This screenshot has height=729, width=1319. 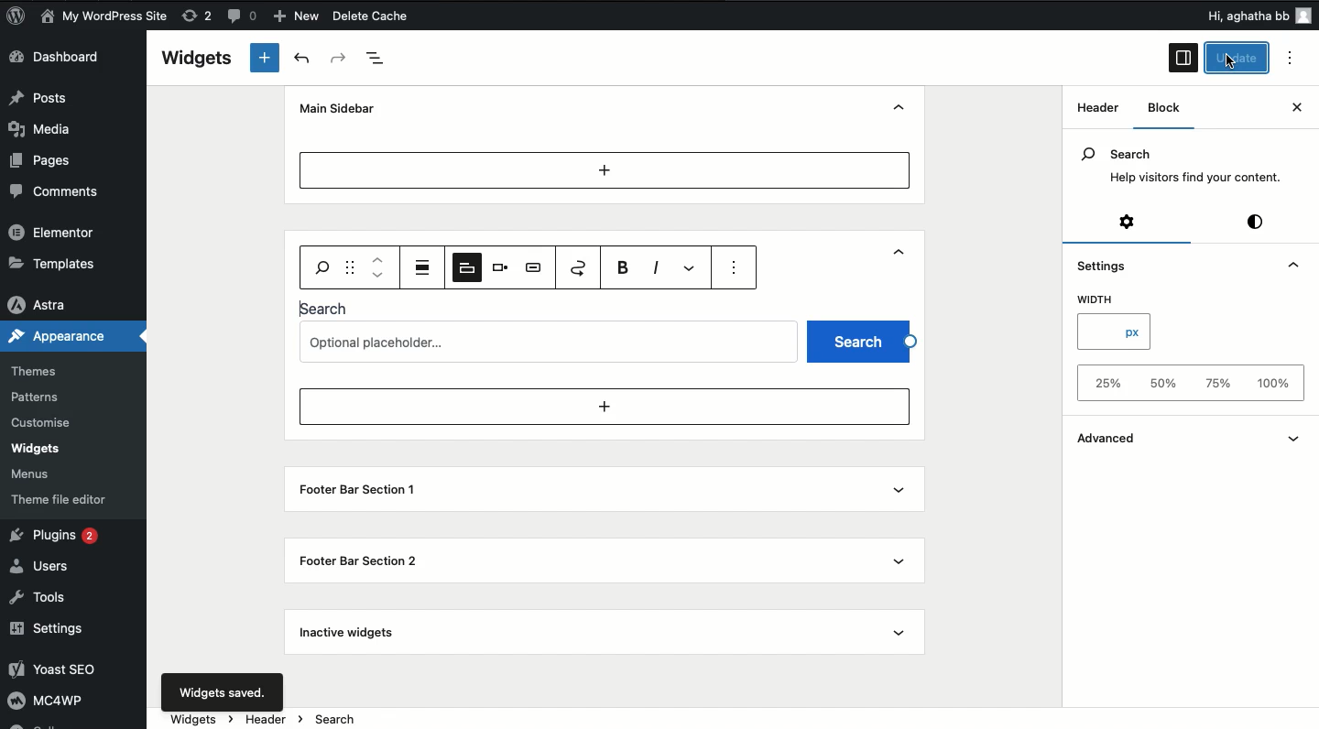 What do you see at coordinates (604, 407) in the screenshot?
I see `add new block` at bounding box center [604, 407].